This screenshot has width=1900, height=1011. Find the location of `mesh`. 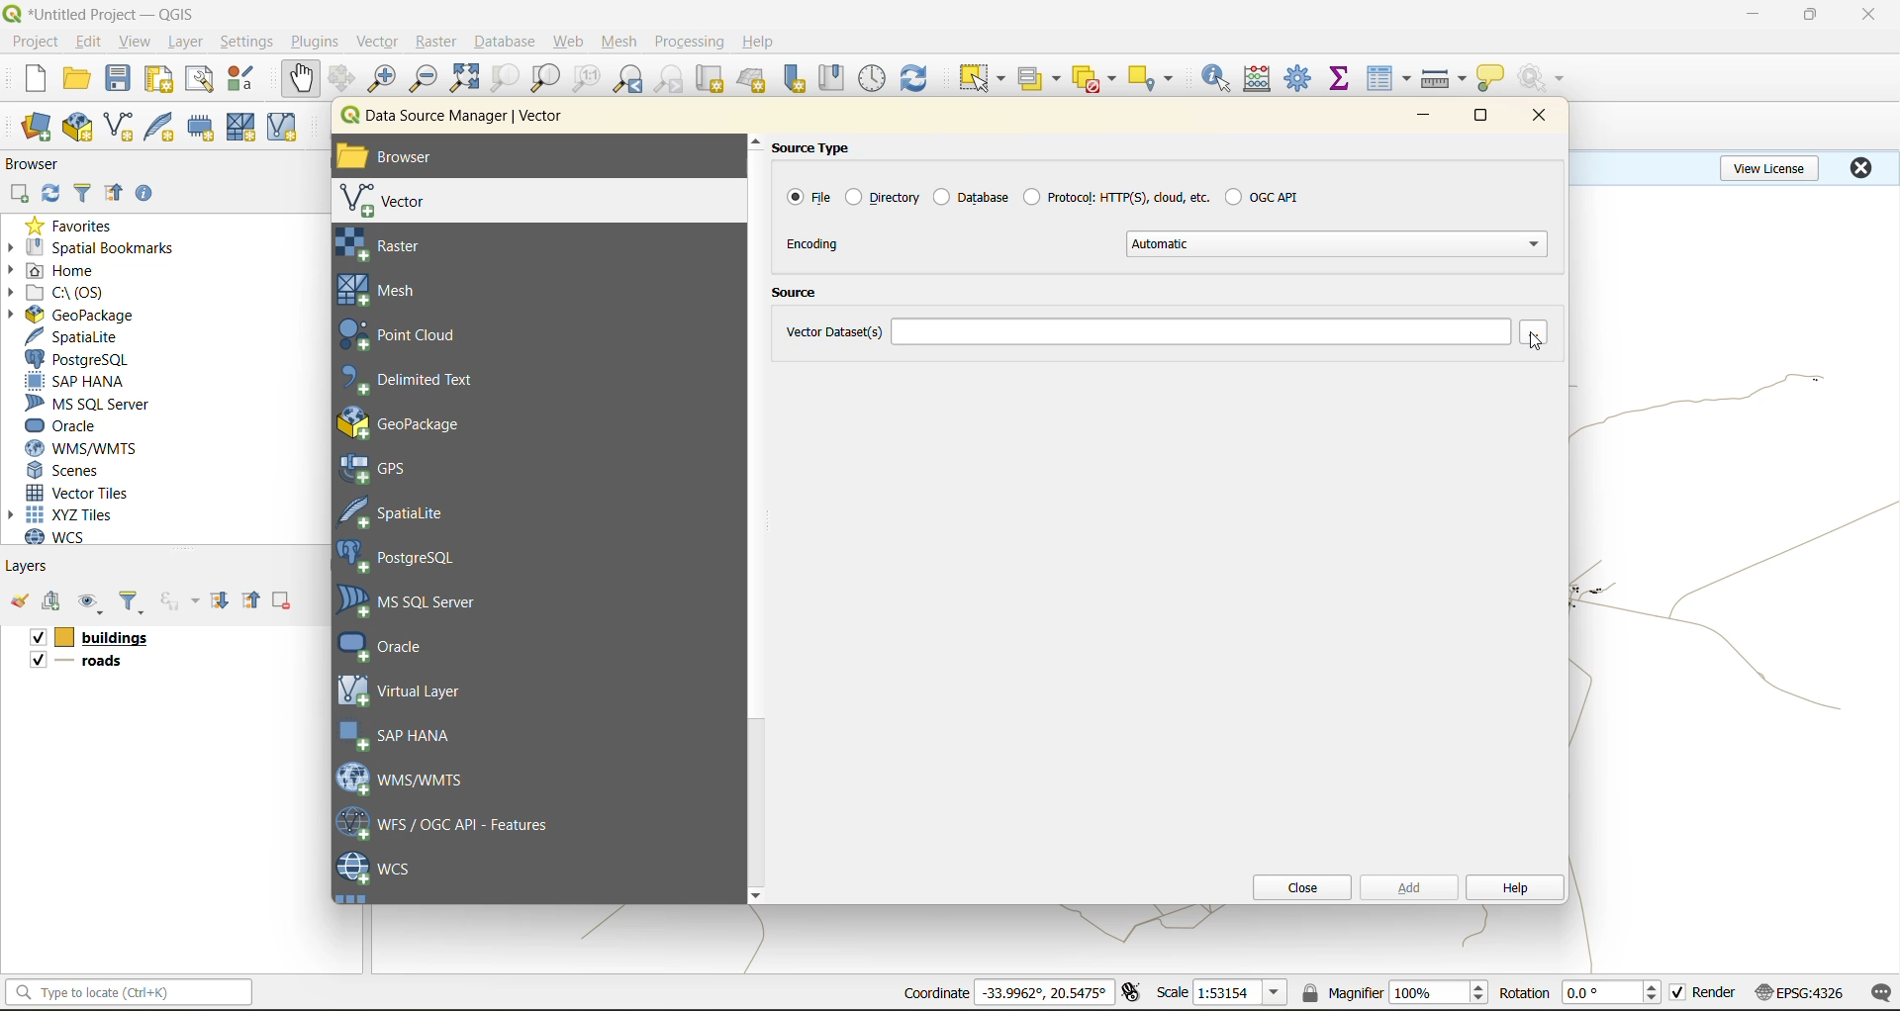

mesh is located at coordinates (387, 290).